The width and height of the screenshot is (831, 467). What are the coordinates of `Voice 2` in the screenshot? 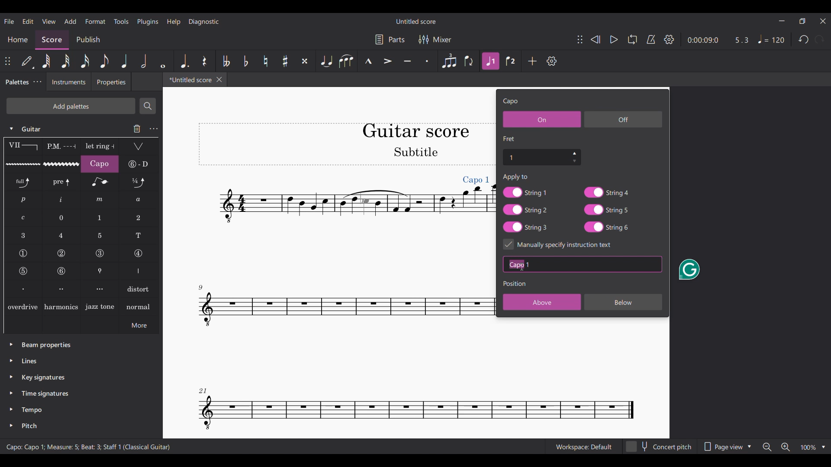 It's located at (512, 61).